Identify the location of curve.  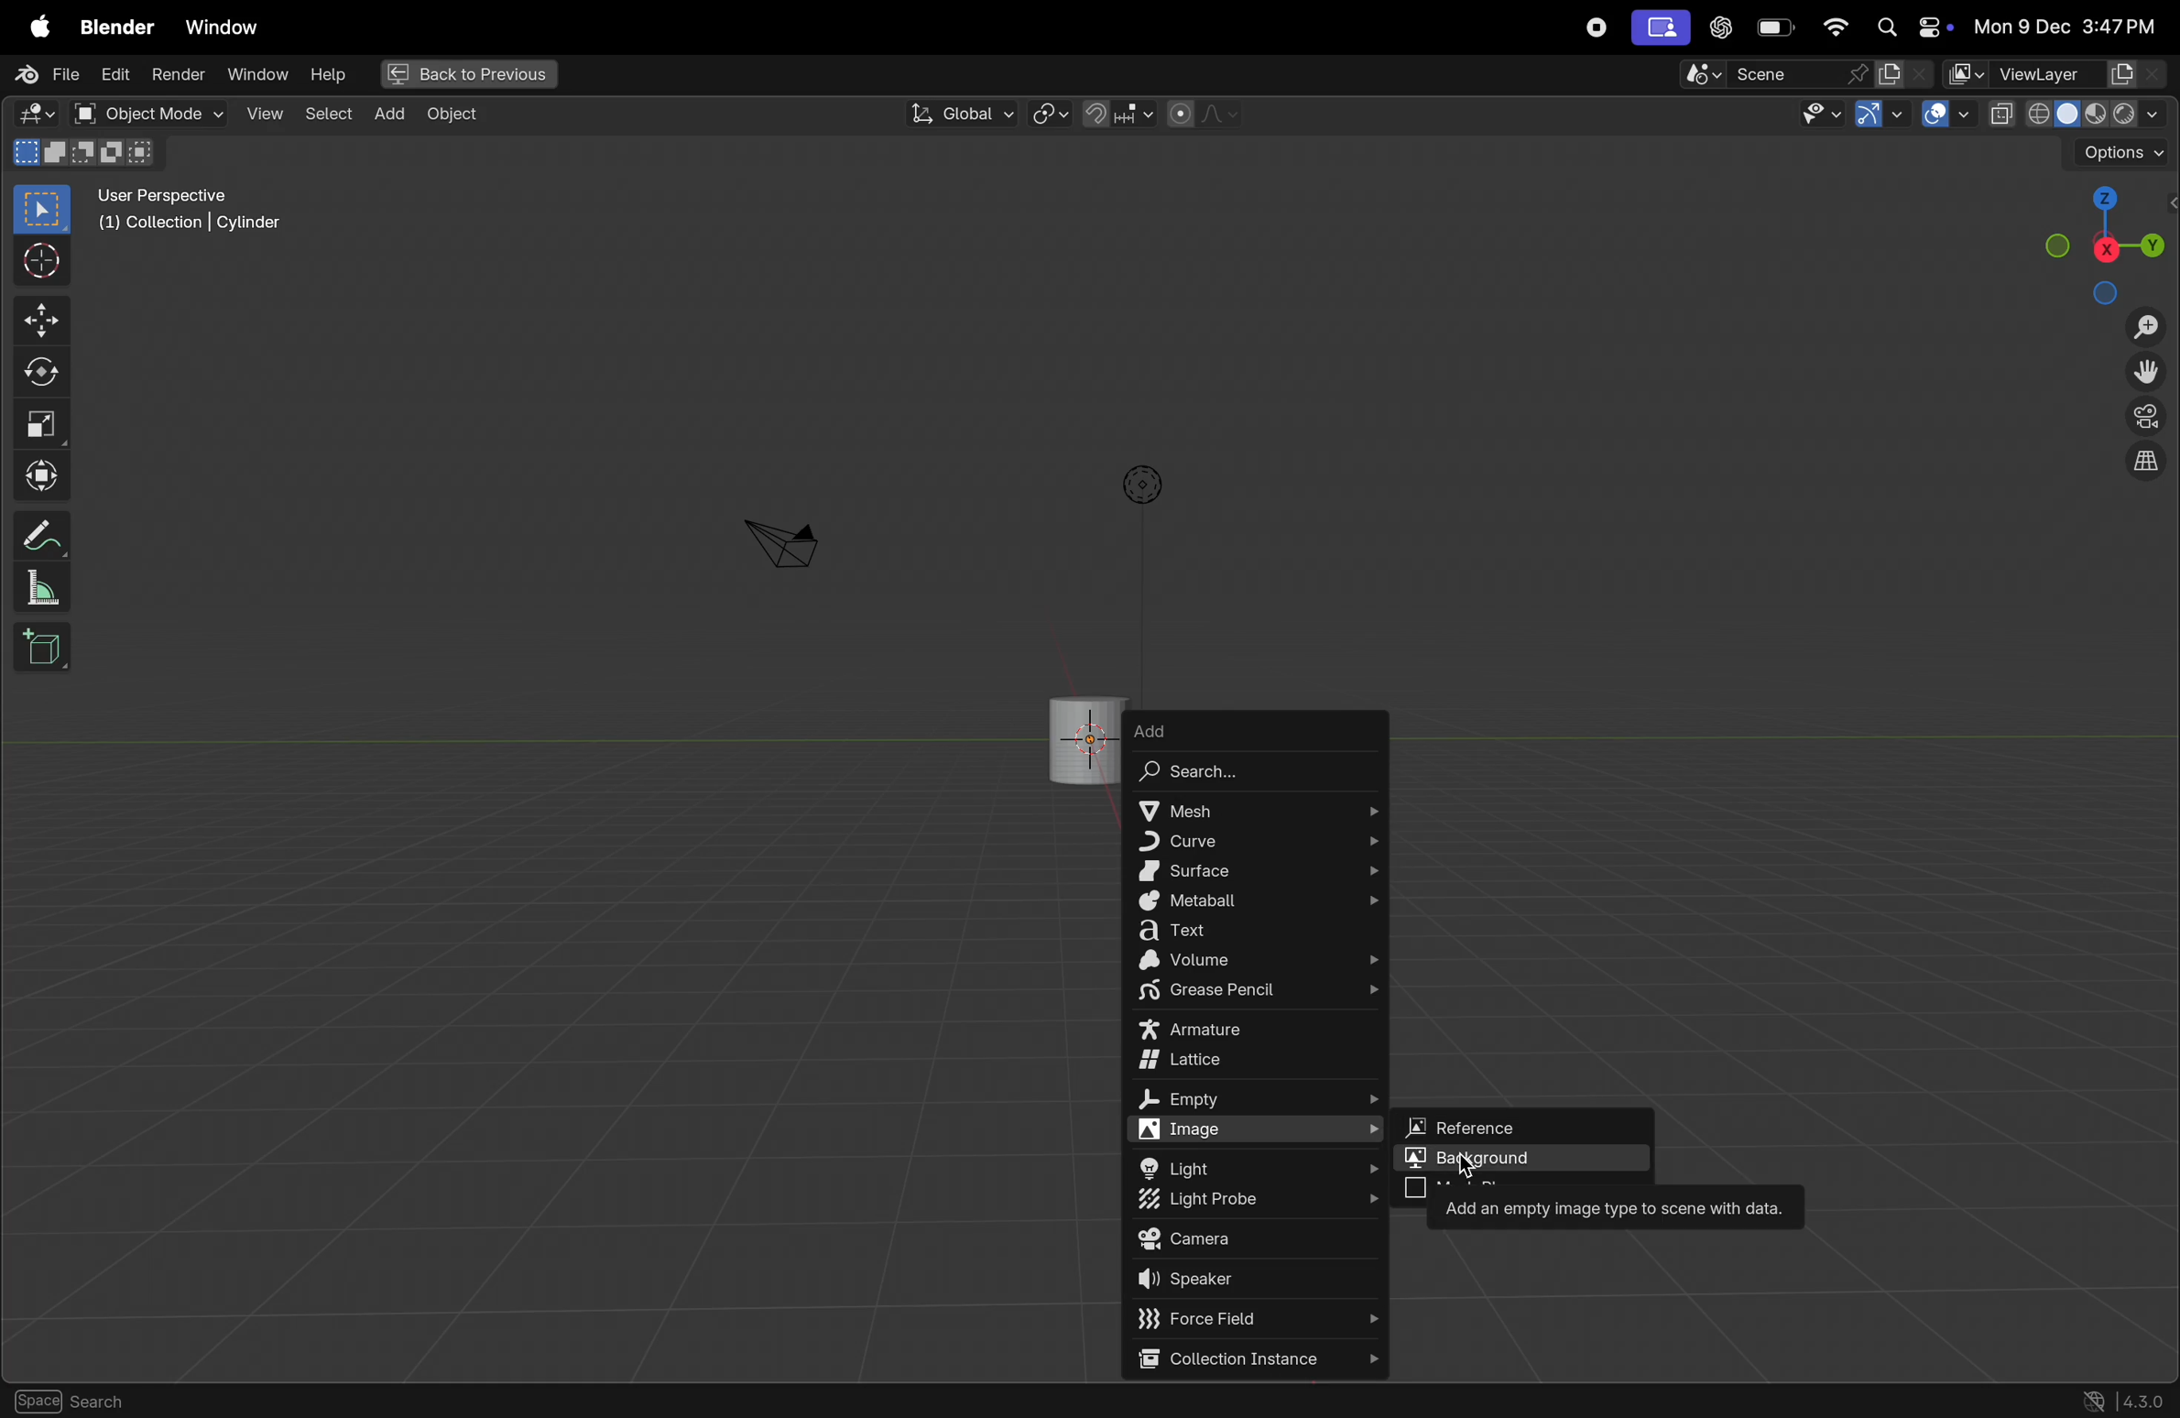
(1254, 840).